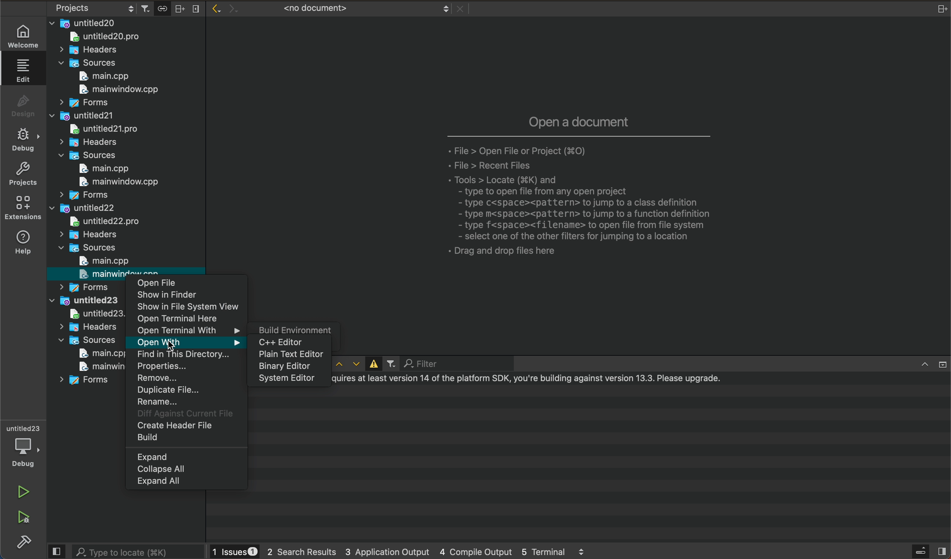 Image resolution: width=951 pixels, height=559 pixels. What do you see at coordinates (23, 142) in the screenshot?
I see `debug` at bounding box center [23, 142].